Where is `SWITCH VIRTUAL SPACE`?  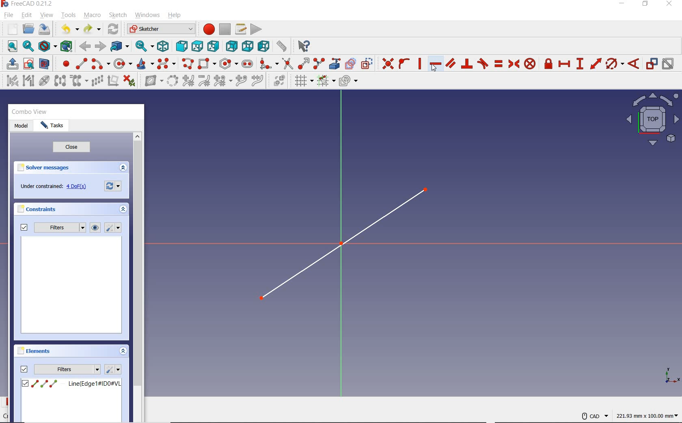 SWITCH VIRTUAL SPACE is located at coordinates (279, 80).